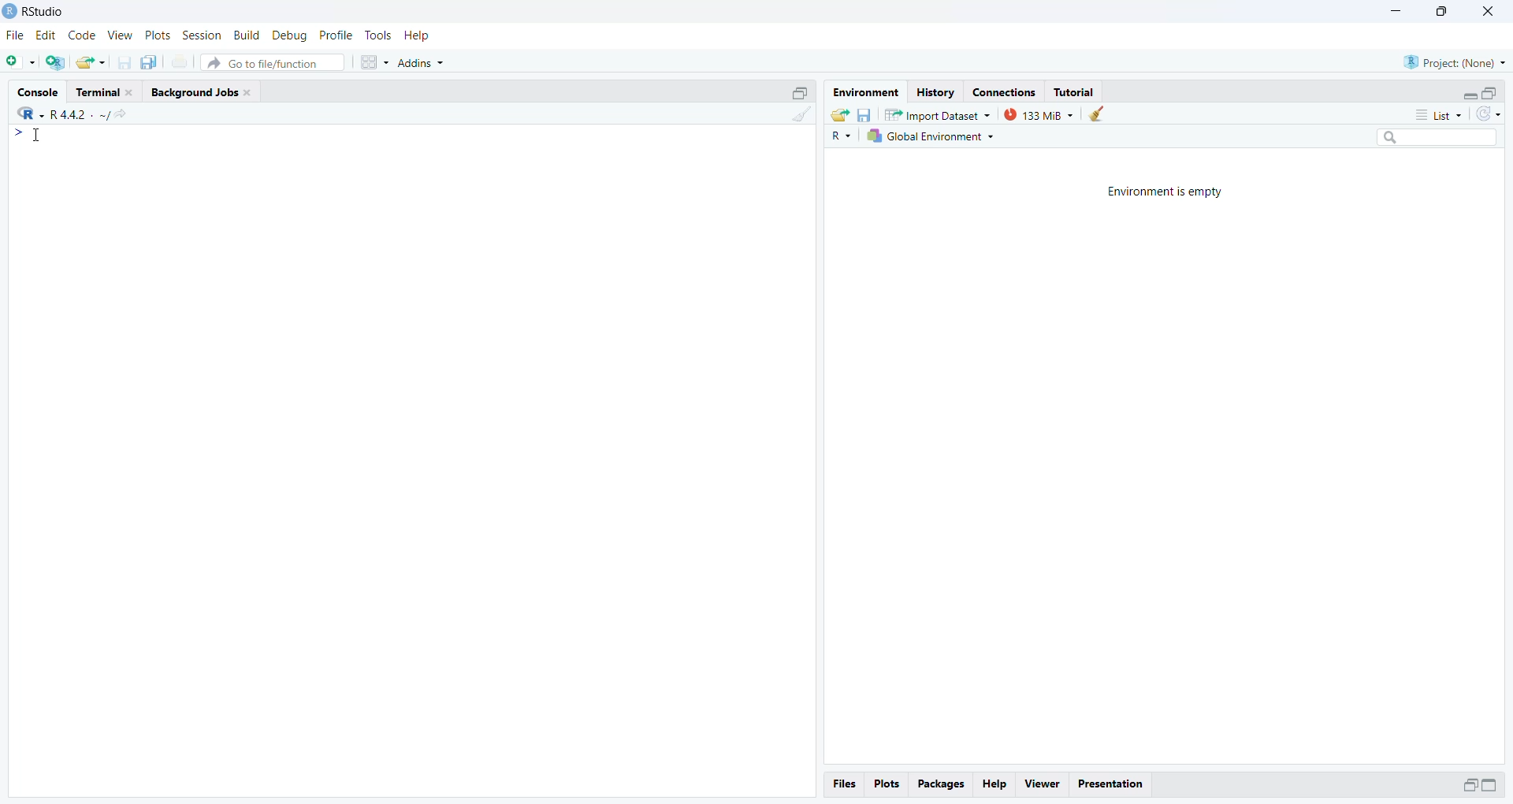 This screenshot has width=1513, height=804. What do you see at coordinates (845, 785) in the screenshot?
I see `files` at bounding box center [845, 785].